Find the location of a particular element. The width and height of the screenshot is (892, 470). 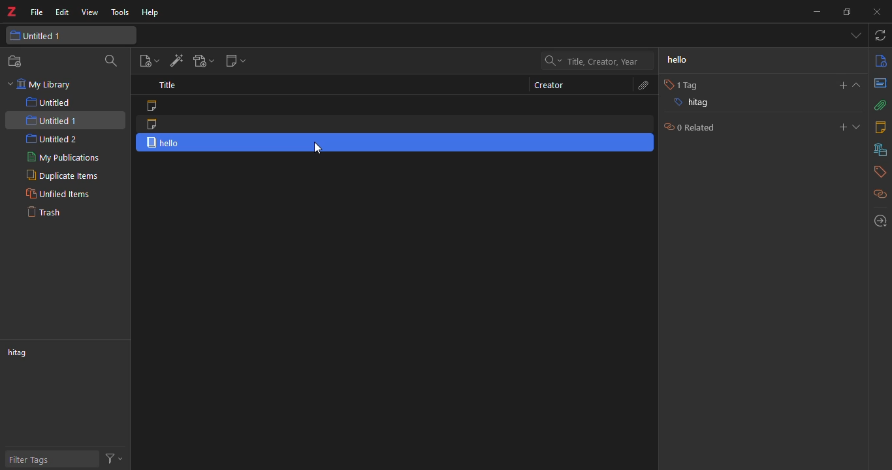

hitag is located at coordinates (690, 104).